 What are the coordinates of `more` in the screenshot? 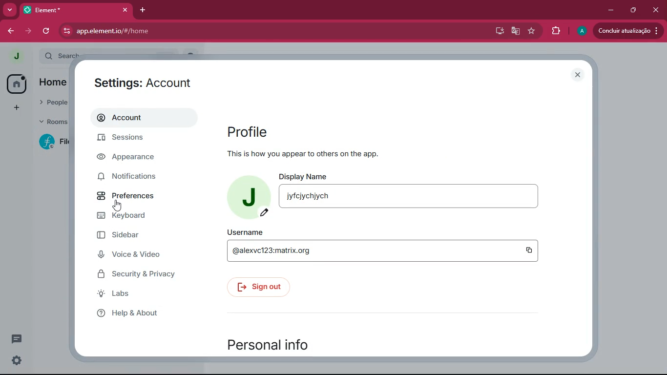 It's located at (9, 10).